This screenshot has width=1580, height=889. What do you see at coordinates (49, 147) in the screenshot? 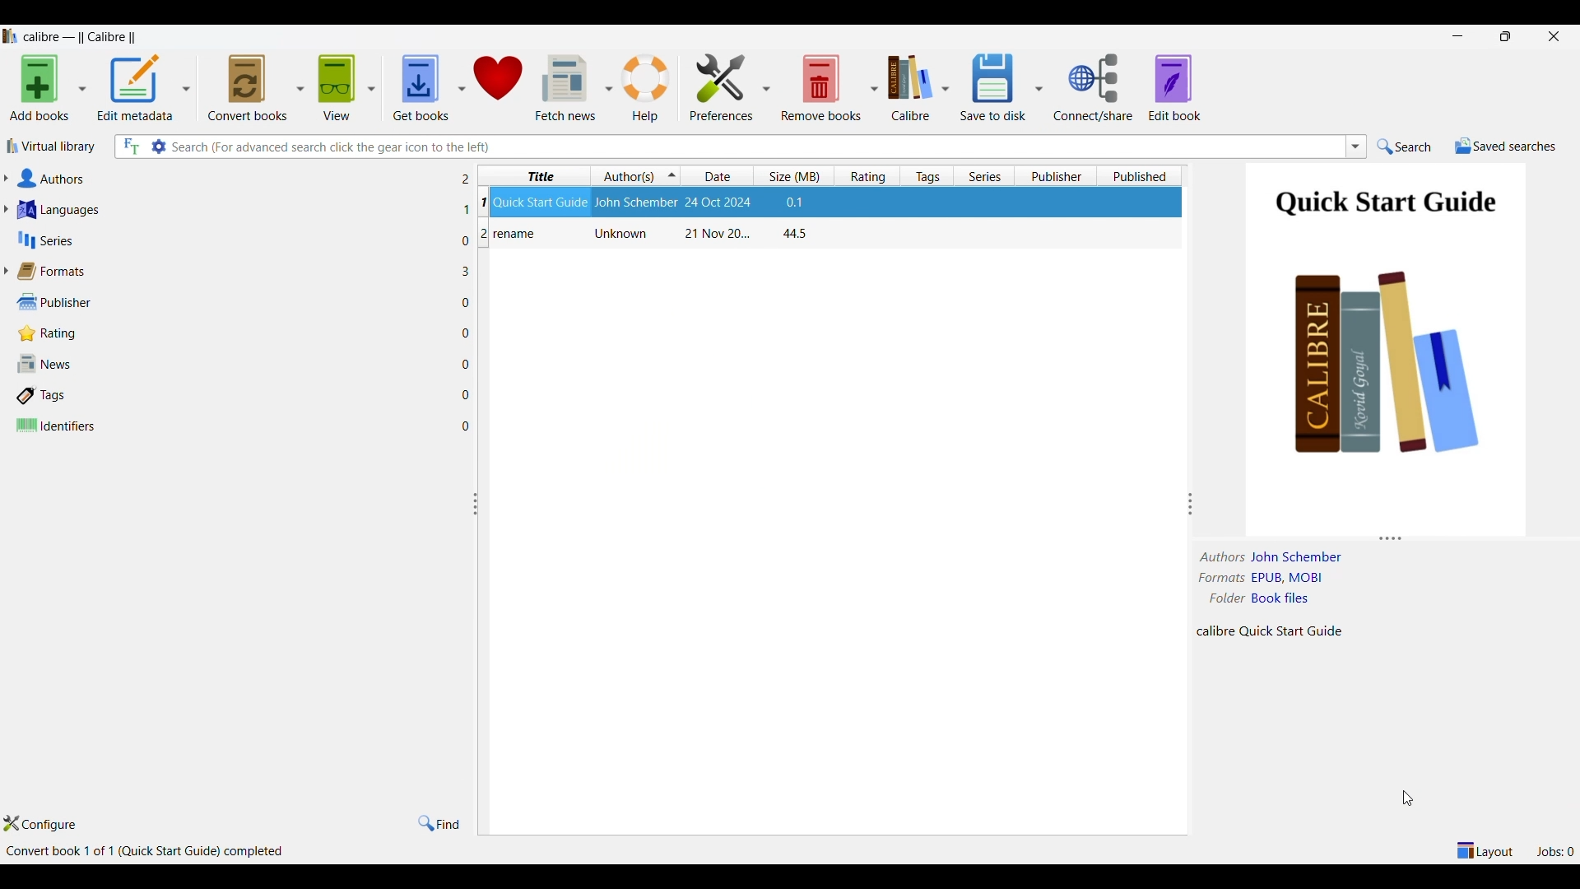
I see `Virtual library` at bounding box center [49, 147].